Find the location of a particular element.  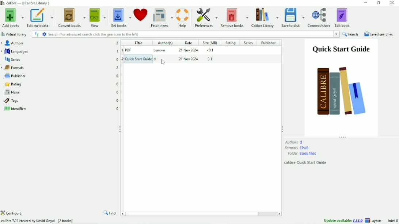

Rating is located at coordinates (231, 43).